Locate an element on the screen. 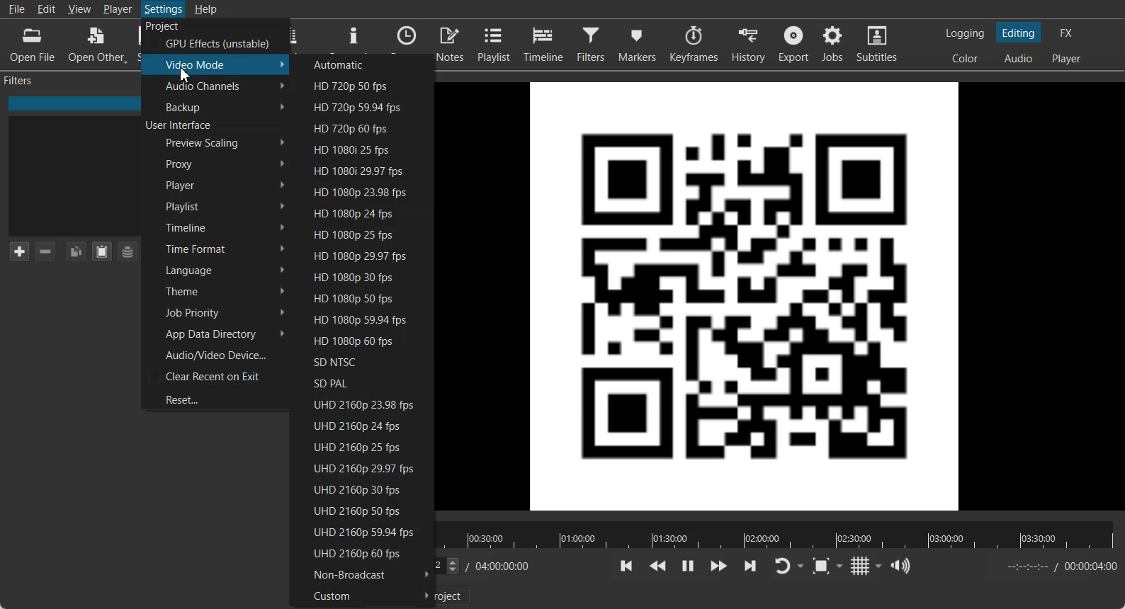 This screenshot has height=609, width=1125. File preview window is located at coordinates (784, 295).